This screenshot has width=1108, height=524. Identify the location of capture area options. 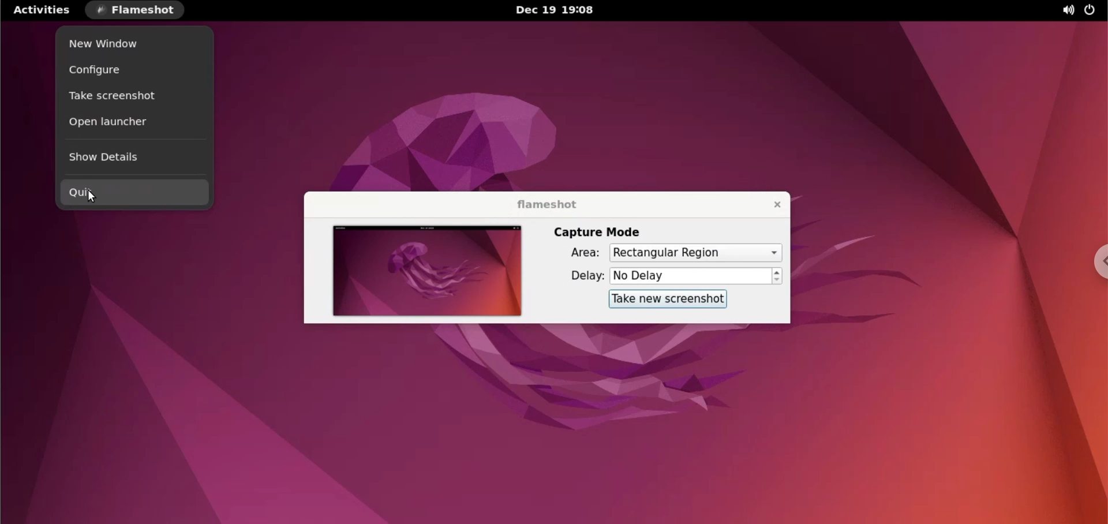
(695, 253).